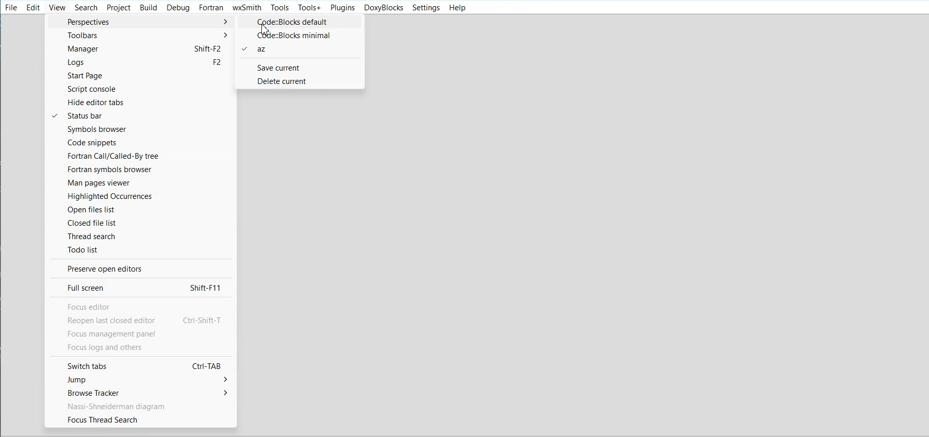 This screenshot has height=437, width=929. Describe the element at coordinates (142, 142) in the screenshot. I see `Code snippets` at that location.